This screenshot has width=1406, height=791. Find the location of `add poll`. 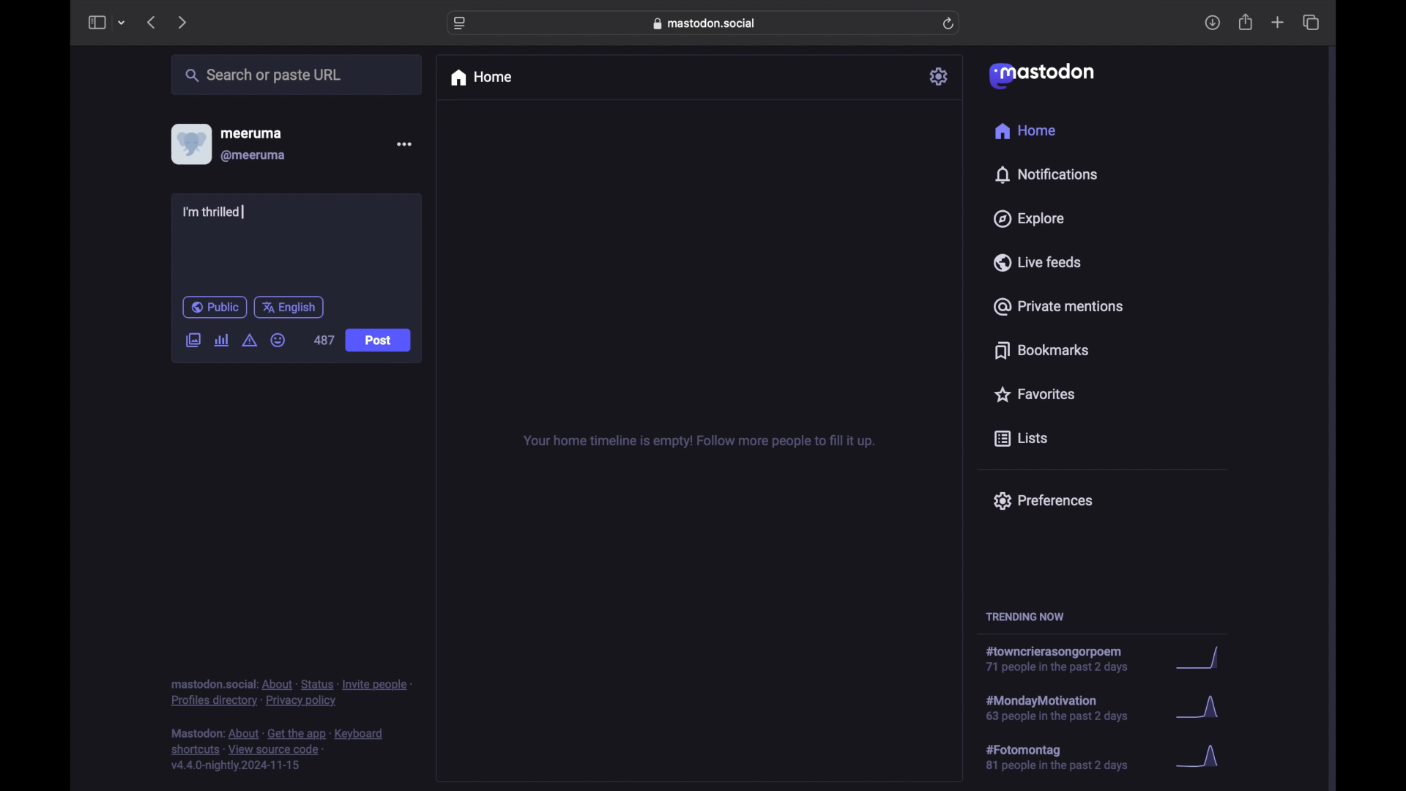

add poll is located at coordinates (223, 341).